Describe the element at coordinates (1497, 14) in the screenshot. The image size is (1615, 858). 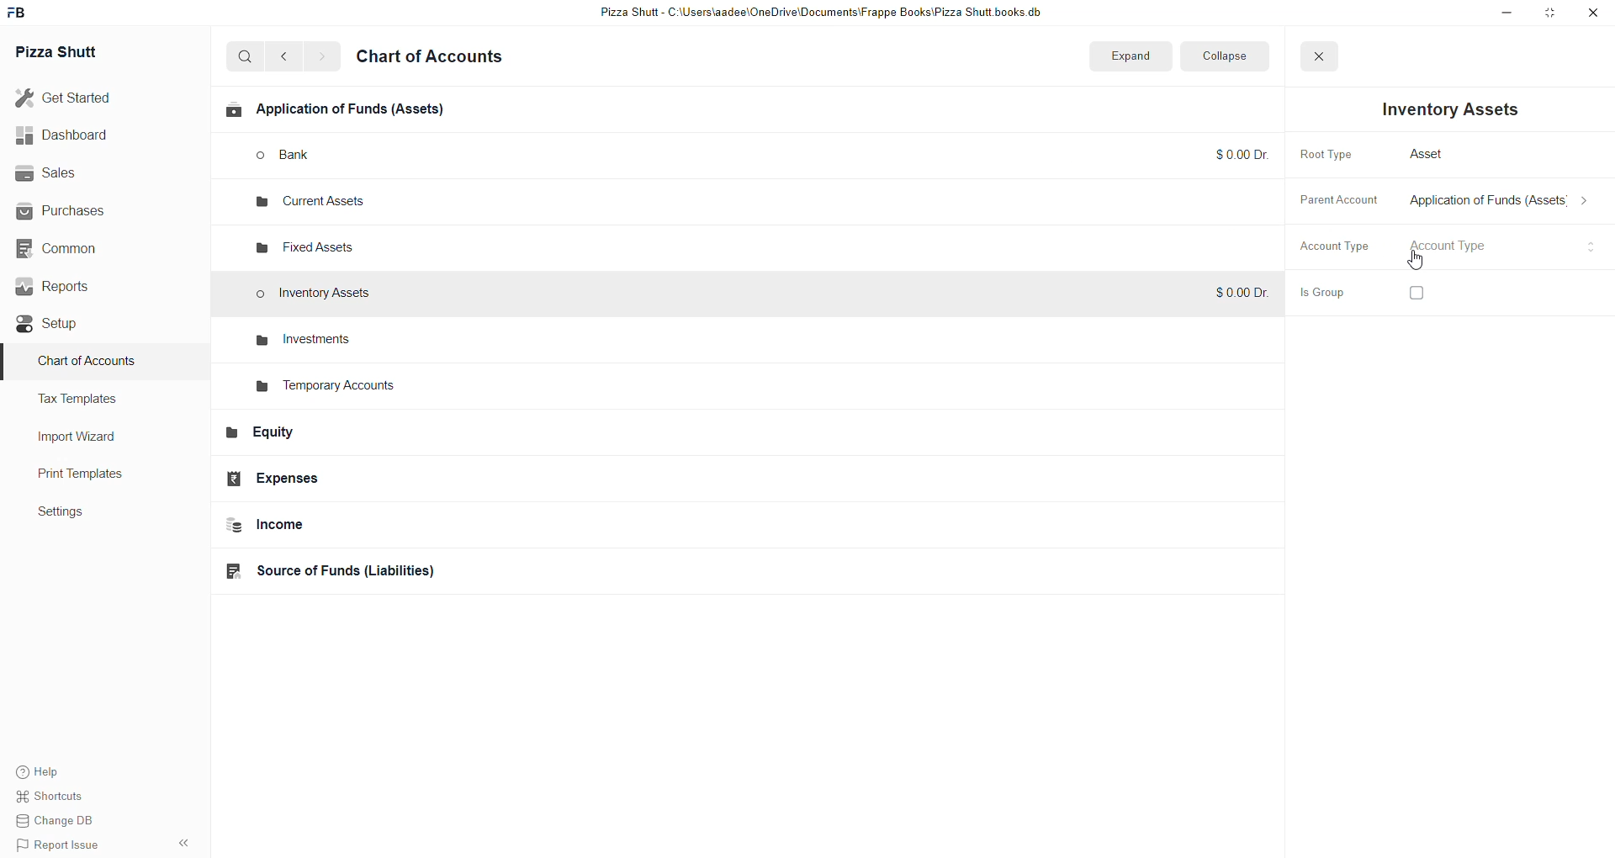
I see `minimize ` at that location.